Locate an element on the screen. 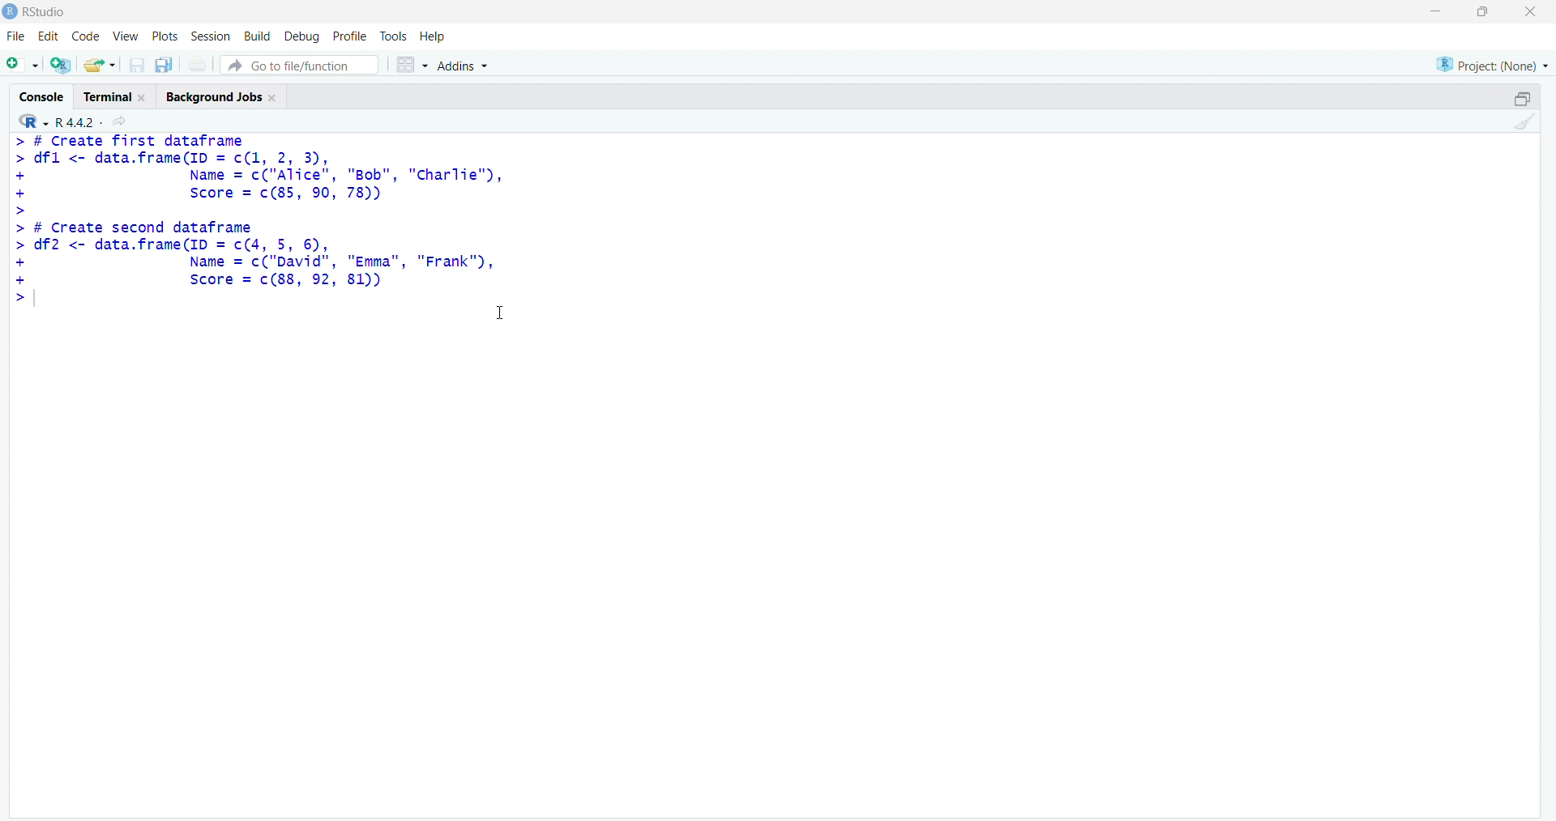  create project is located at coordinates (61, 64).